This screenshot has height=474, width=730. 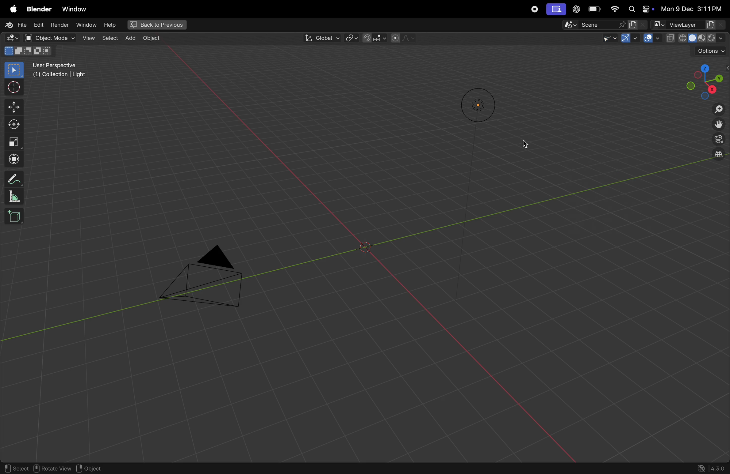 What do you see at coordinates (652, 39) in the screenshot?
I see `overlays` at bounding box center [652, 39].